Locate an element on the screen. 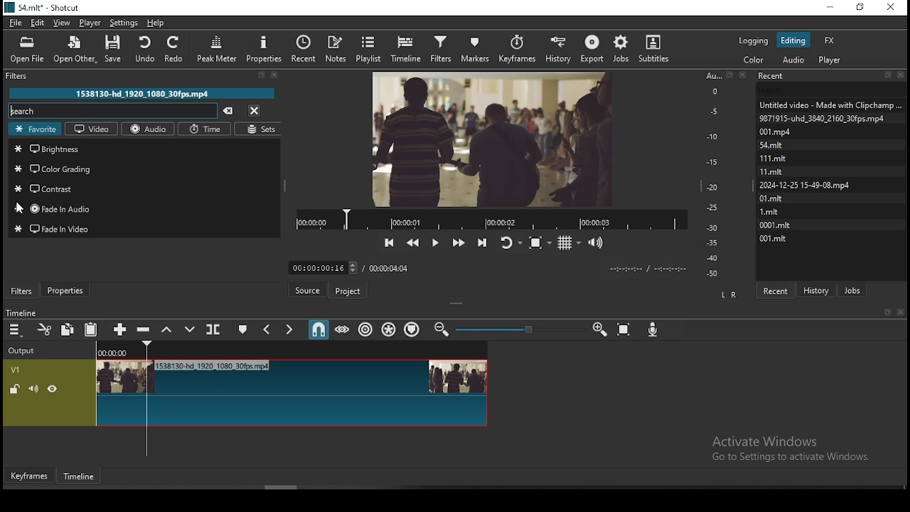 The width and height of the screenshot is (910, 512). Outpur is located at coordinates (25, 351).